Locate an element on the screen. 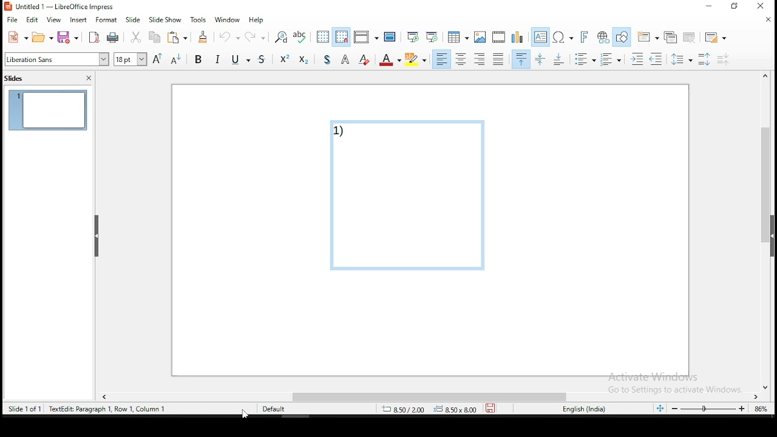 This screenshot has height=437, width=777. view is located at coordinates (53, 20).